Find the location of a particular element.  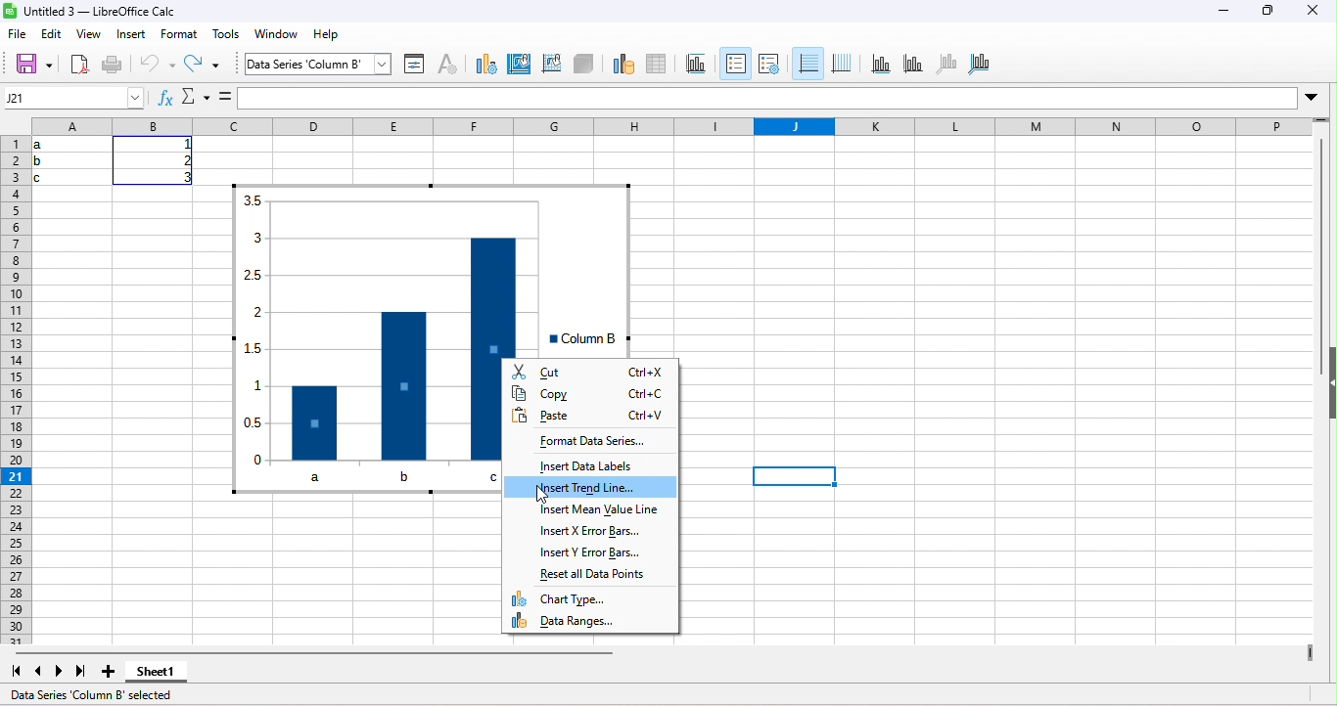

insert mean value line is located at coordinates (598, 513).